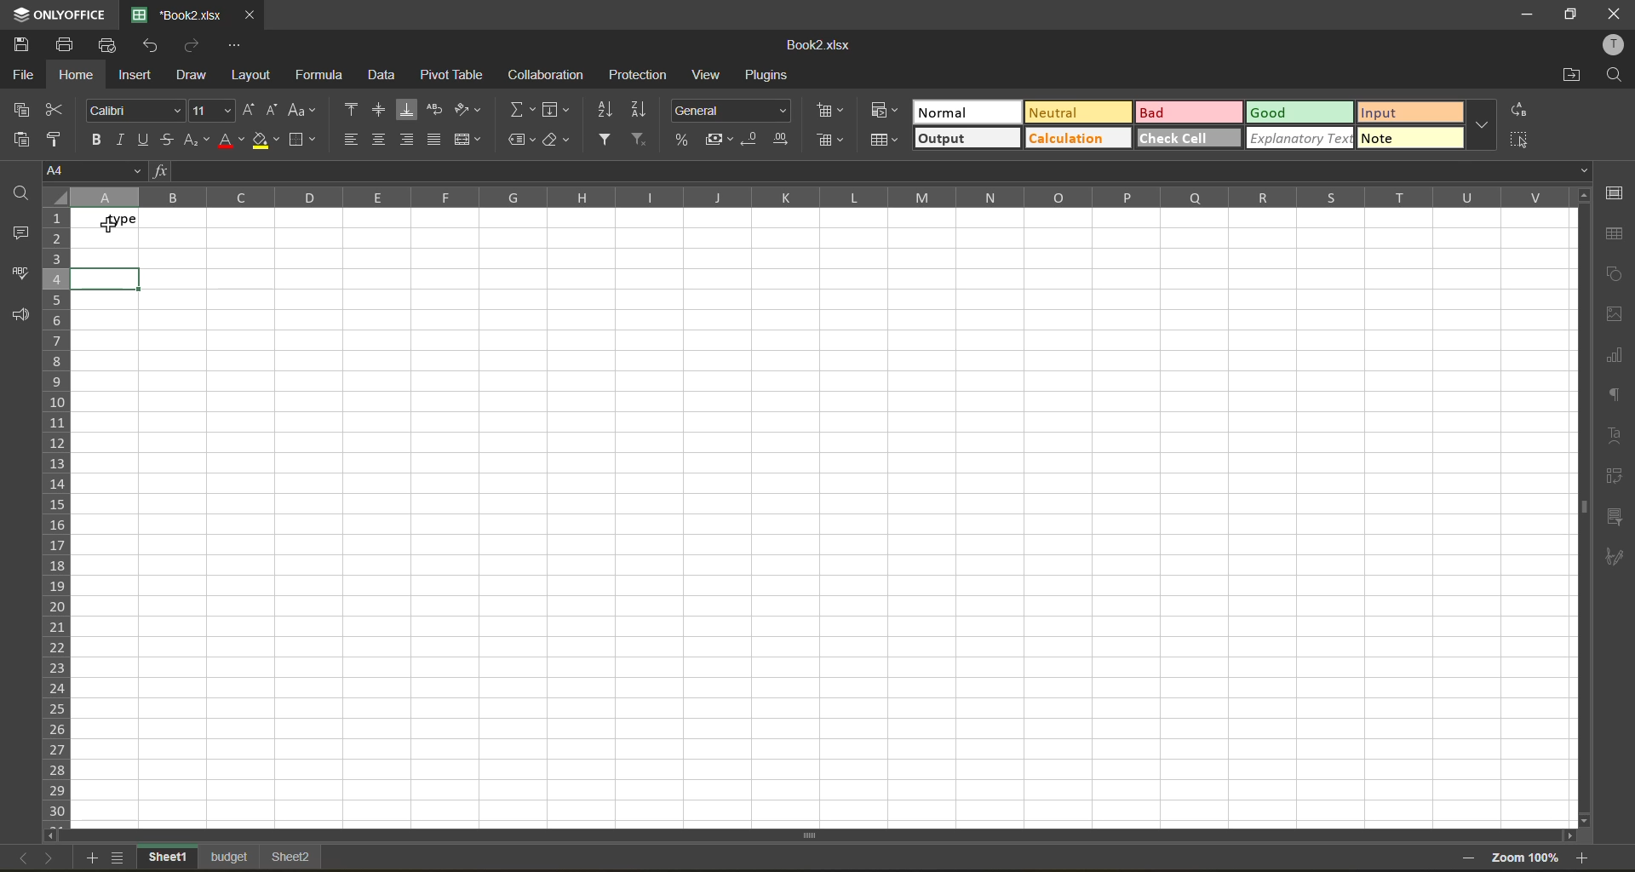 The image size is (1635, 872). I want to click on profile, so click(1610, 43).